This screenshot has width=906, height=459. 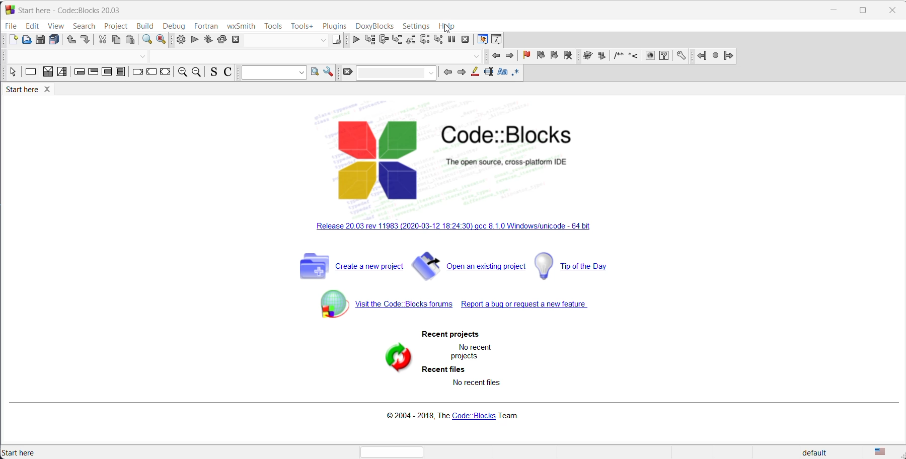 I want to click on edit, so click(x=33, y=25).